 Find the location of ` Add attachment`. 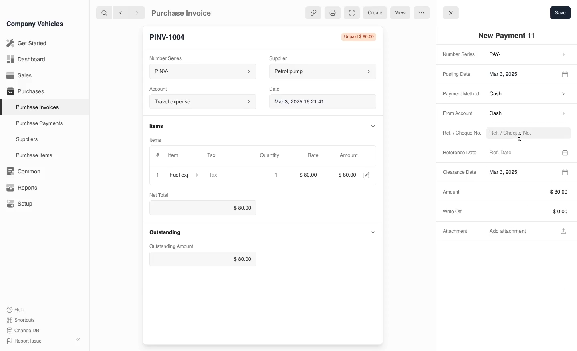

 Add attachment is located at coordinates (529, 230).